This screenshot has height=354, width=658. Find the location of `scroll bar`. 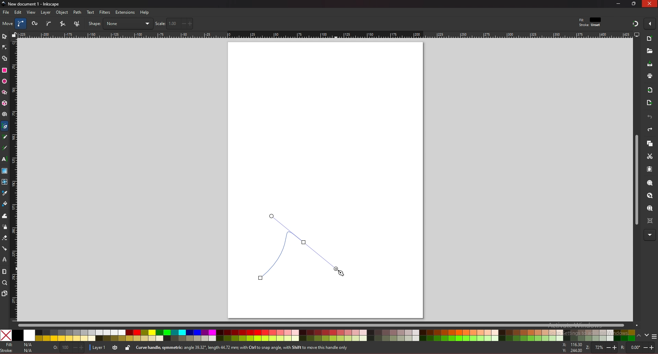

scroll bar is located at coordinates (635, 180).